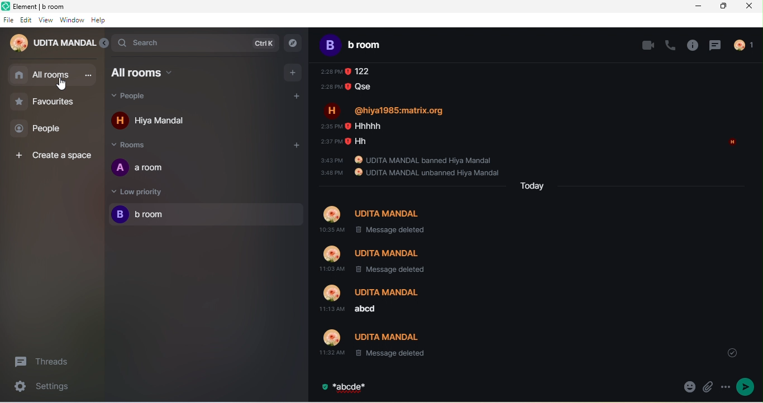  I want to click on people, so click(45, 128).